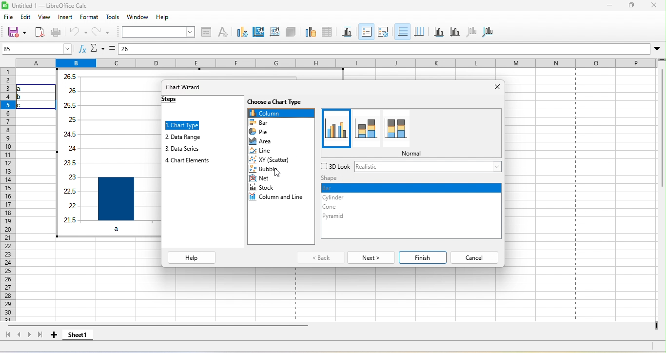 The width and height of the screenshot is (666, 353). What do you see at coordinates (271, 179) in the screenshot?
I see `net` at bounding box center [271, 179].